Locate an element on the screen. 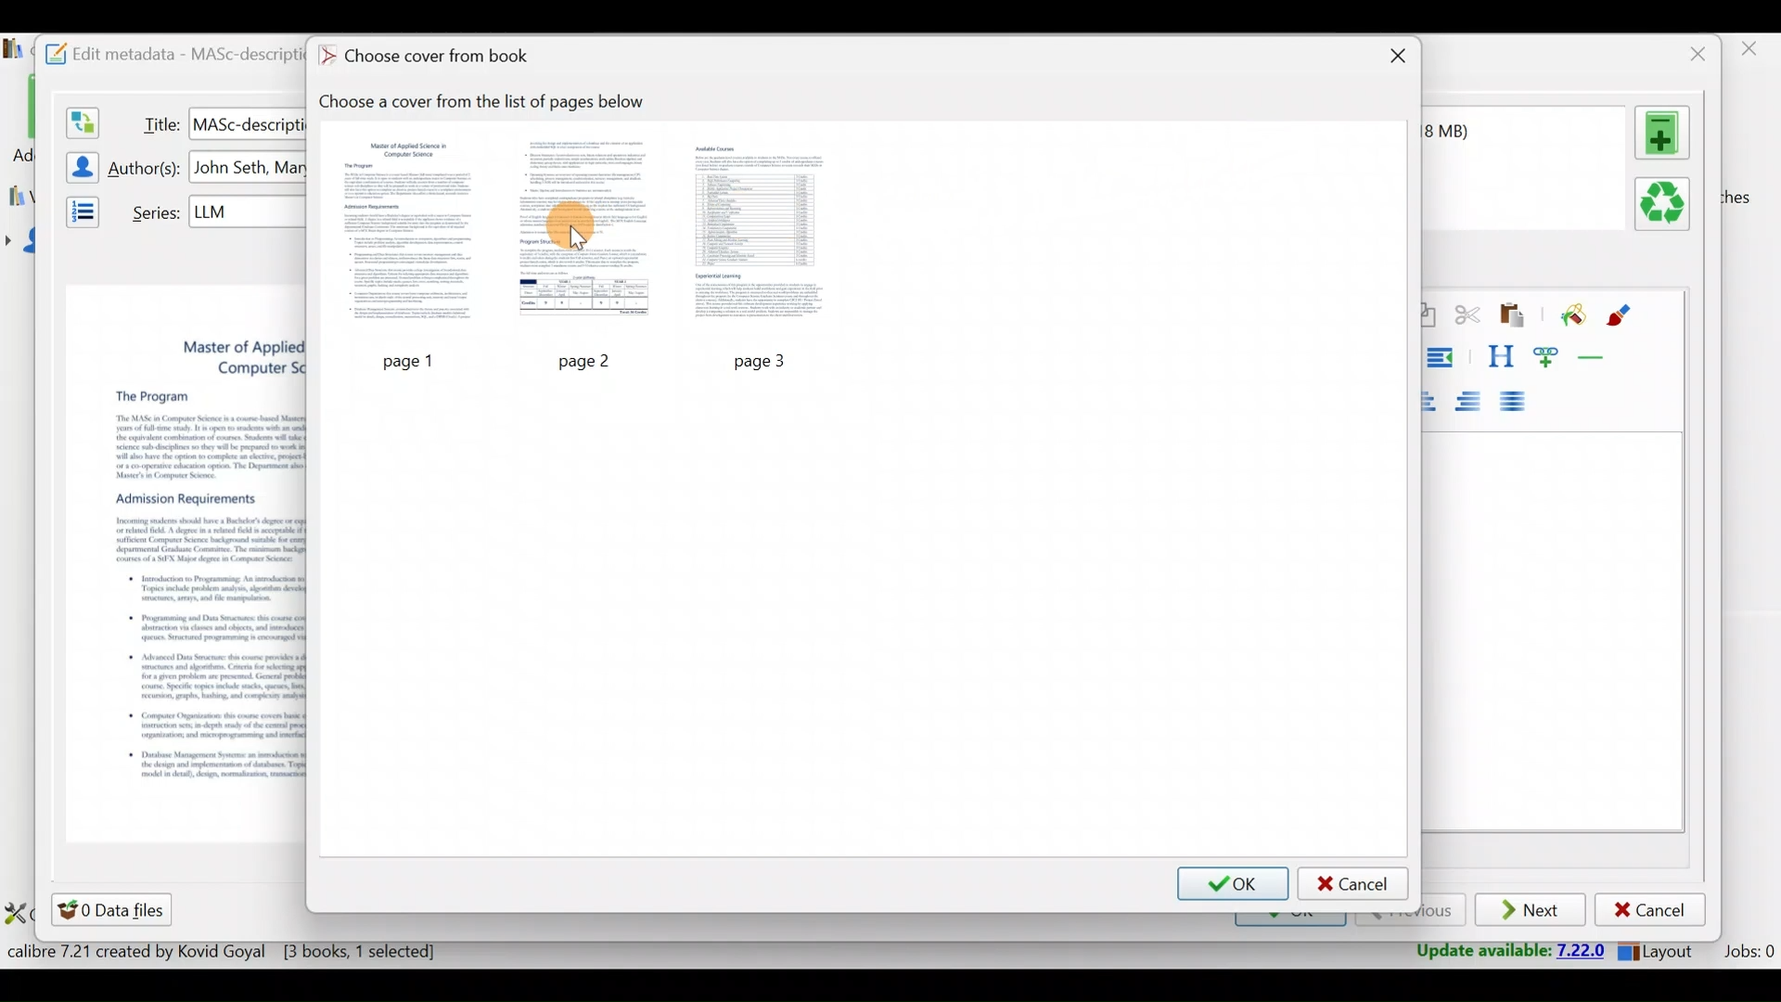 The height and width of the screenshot is (1002, 1781).  is located at coordinates (768, 359).